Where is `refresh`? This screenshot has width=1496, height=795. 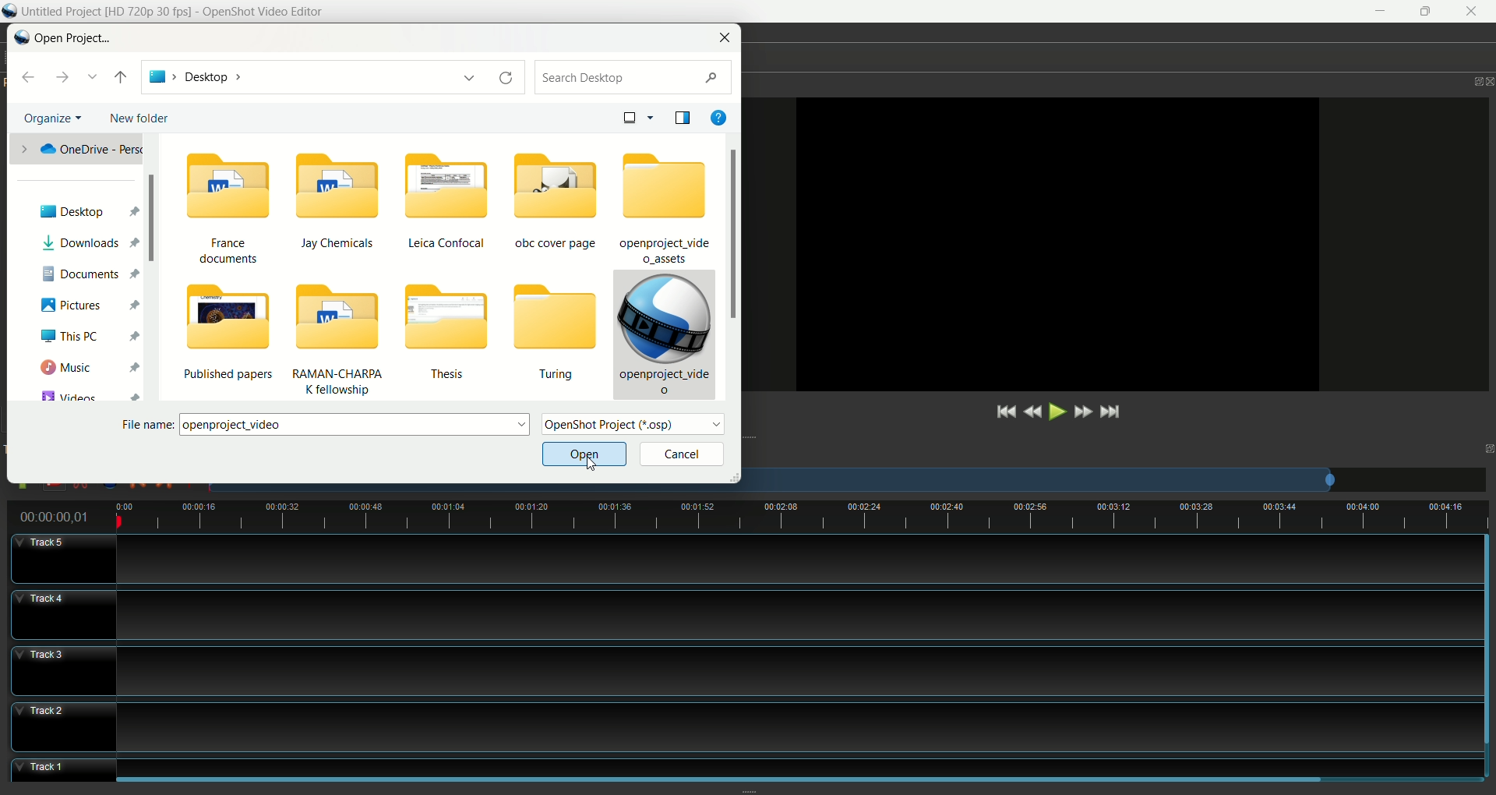
refresh is located at coordinates (510, 79).